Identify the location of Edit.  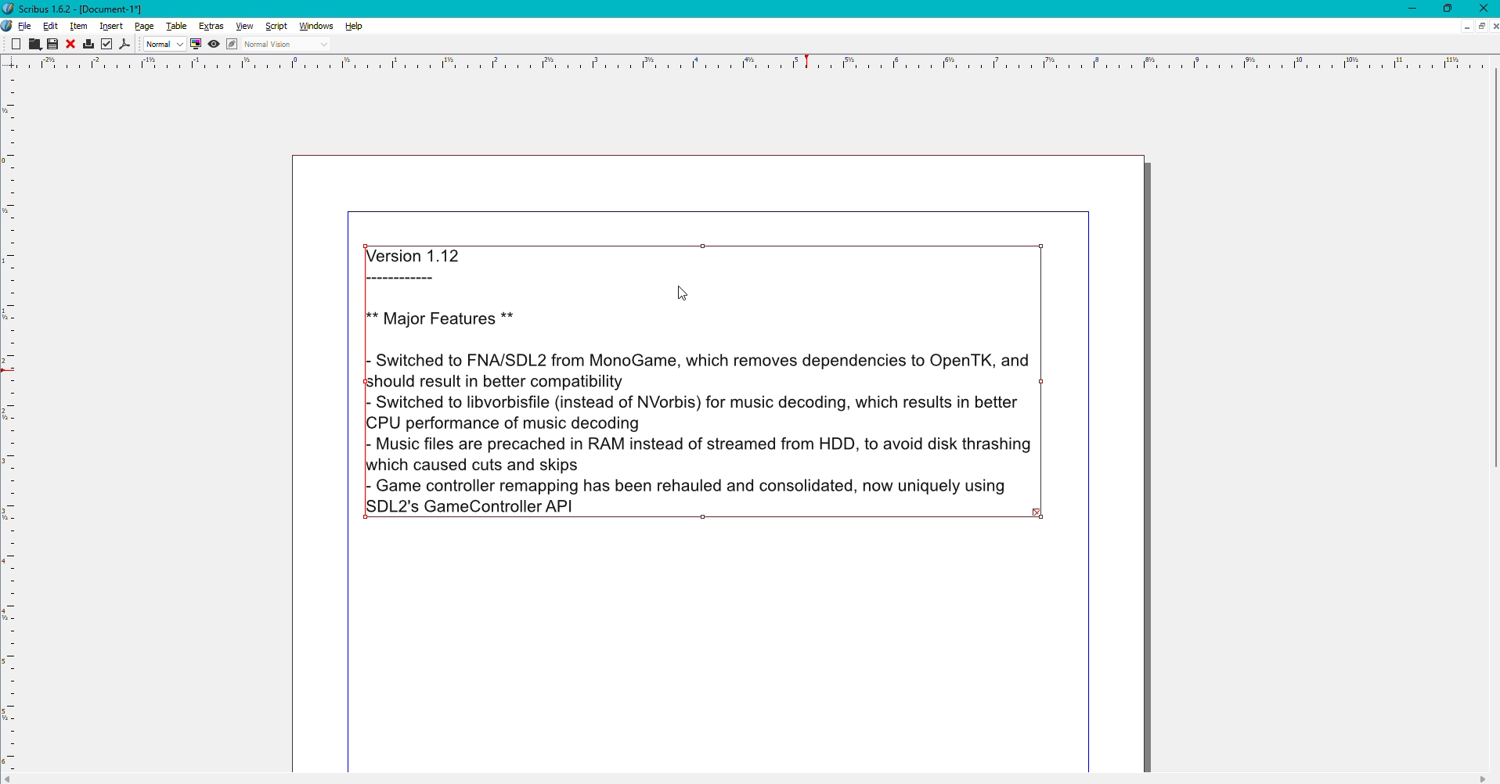
(50, 27).